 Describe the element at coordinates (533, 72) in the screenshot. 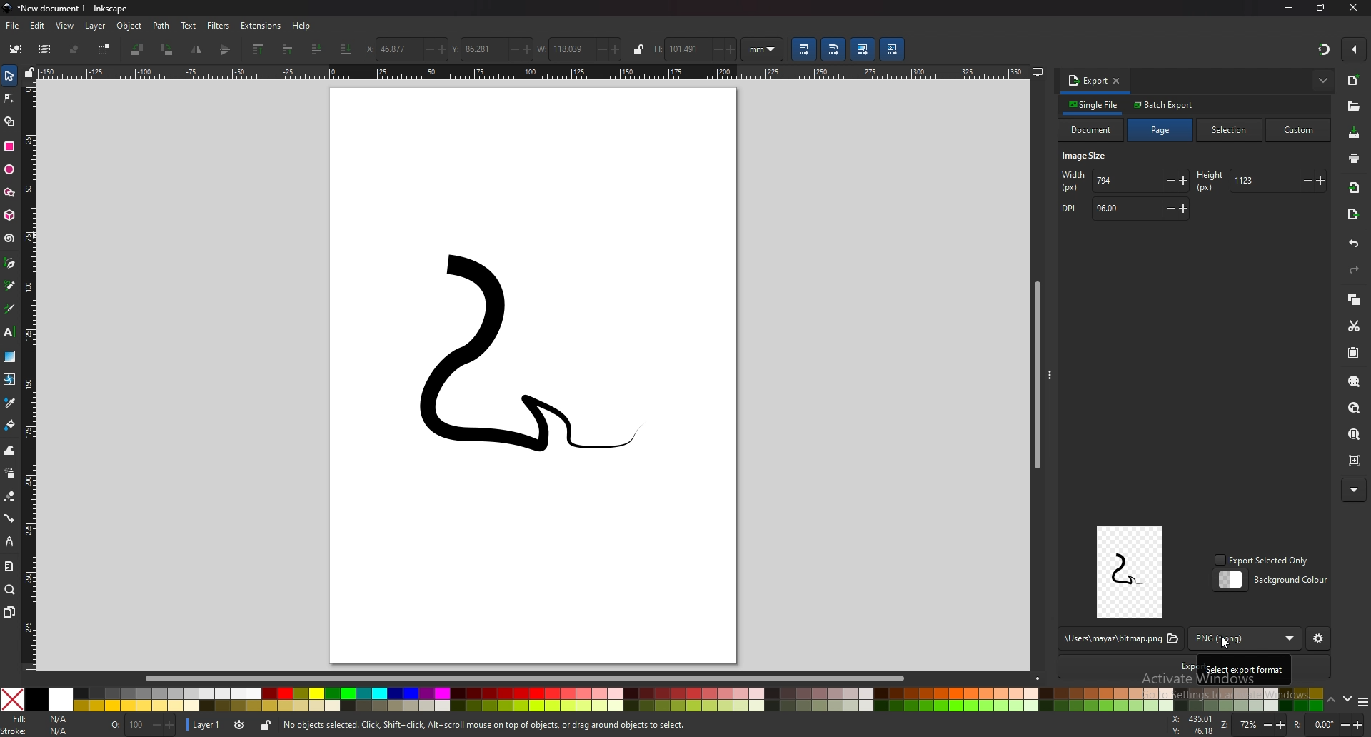

I see `horizontal scale` at that location.